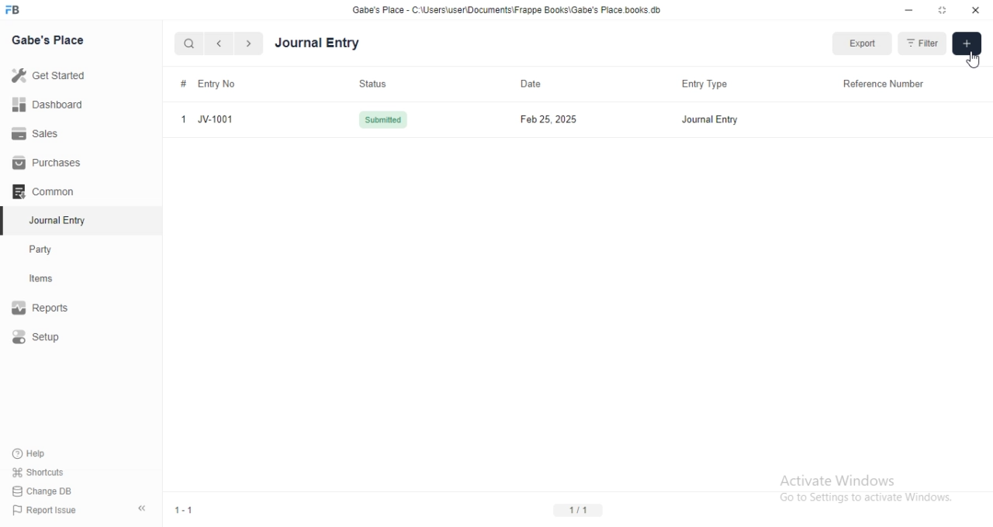  I want to click on Purchases, so click(45, 163).